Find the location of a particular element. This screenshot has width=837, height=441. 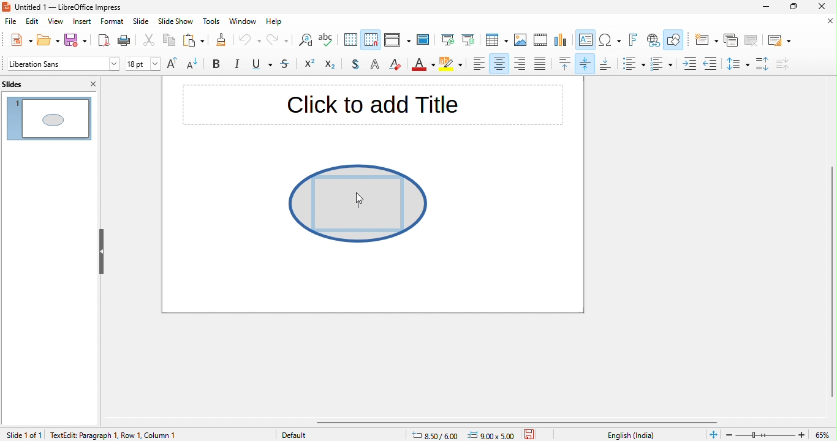

justified is located at coordinates (541, 64).